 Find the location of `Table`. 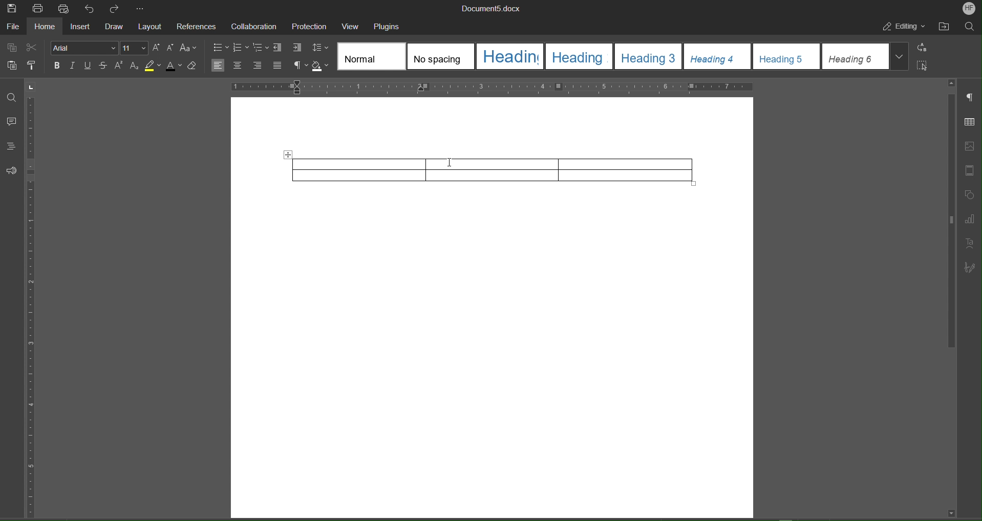

Table is located at coordinates (500, 169).